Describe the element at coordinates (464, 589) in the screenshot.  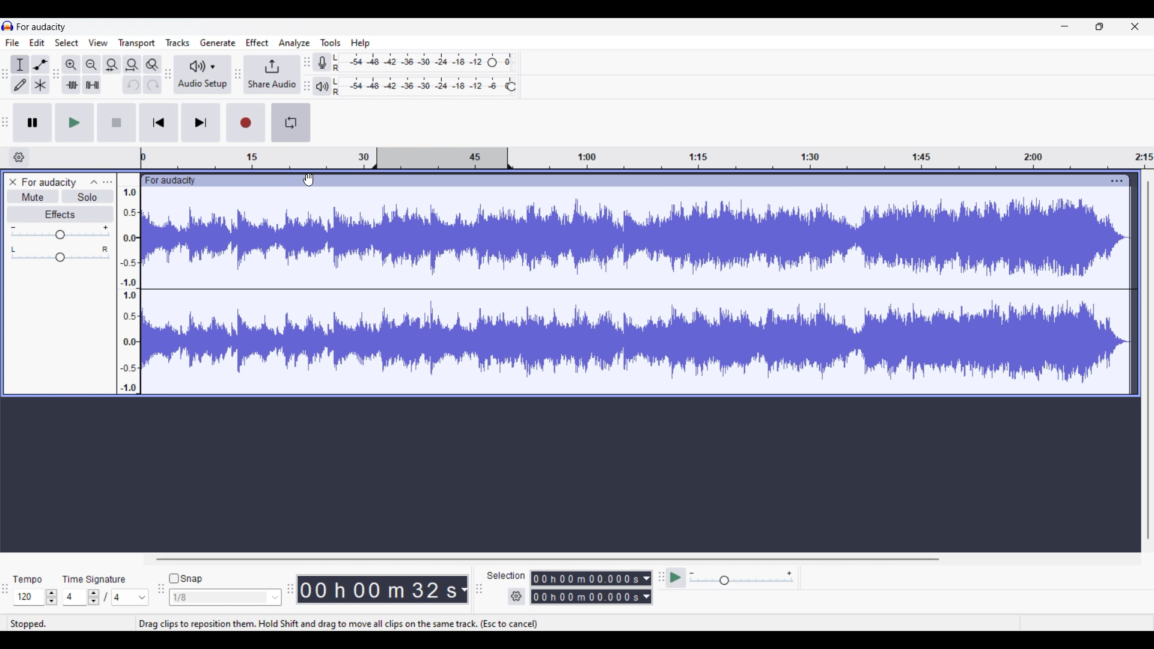
I see `Duration measurement` at that location.